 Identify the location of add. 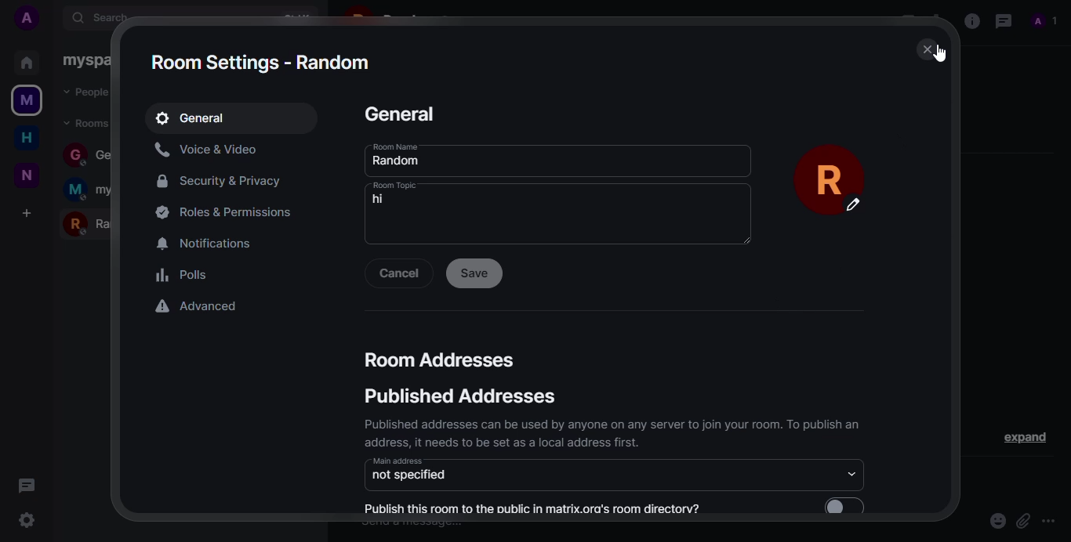
(27, 212).